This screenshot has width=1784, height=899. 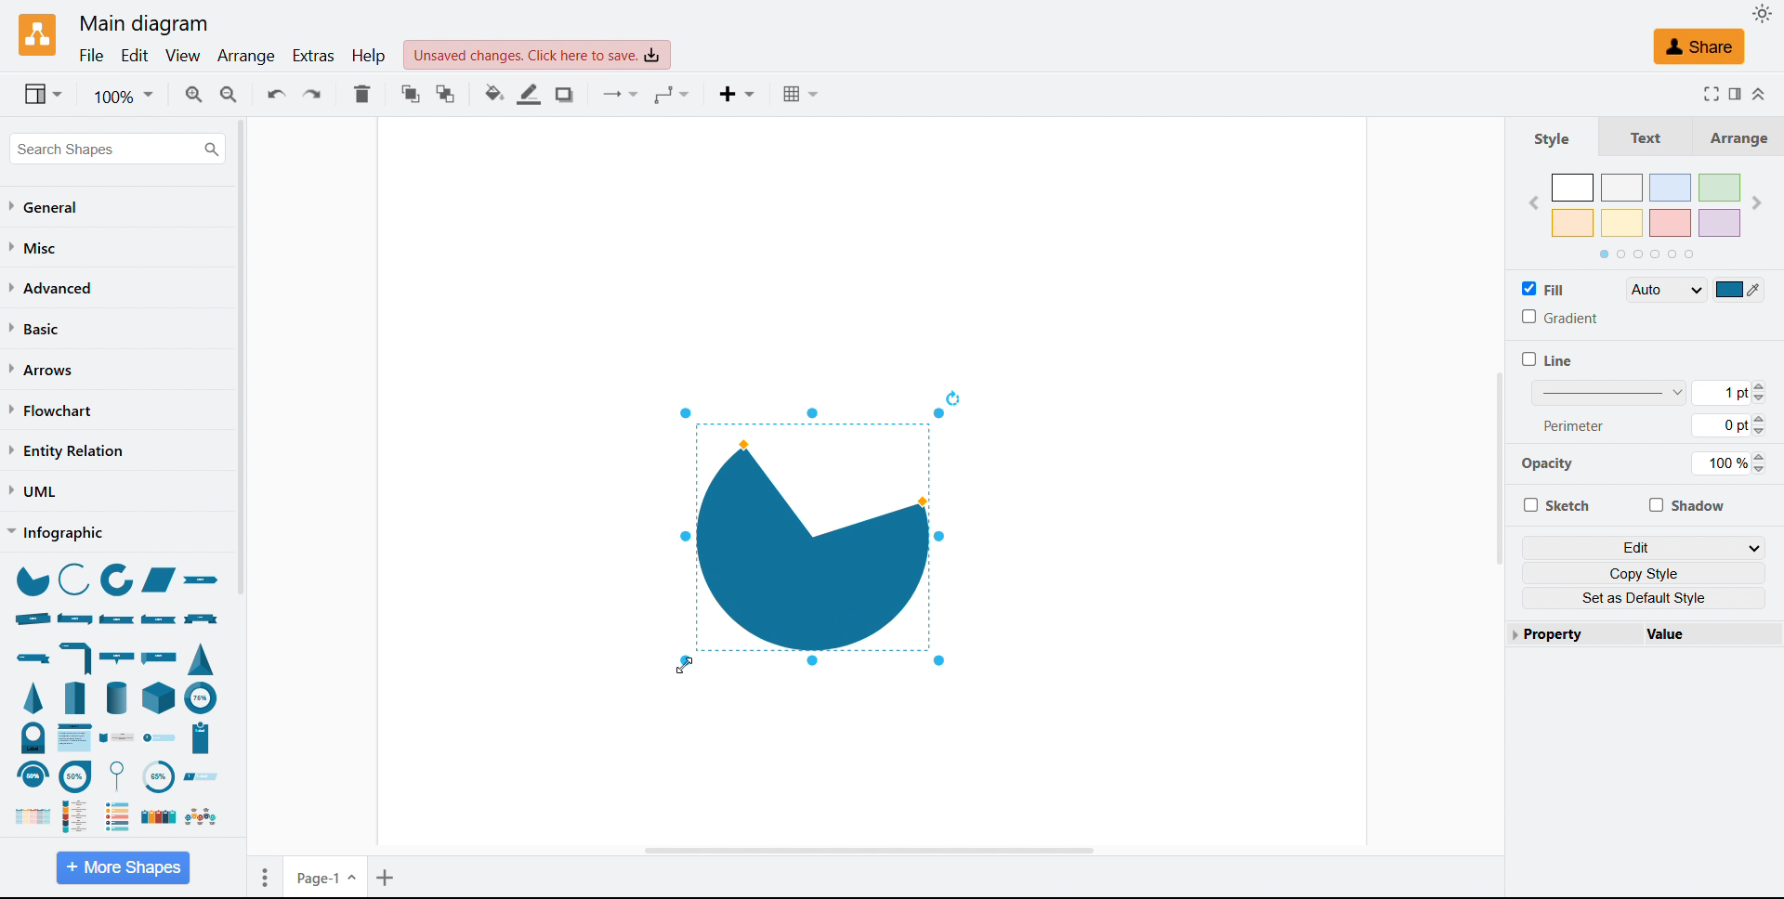 I want to click on Add page , so click(x=387, y=877).